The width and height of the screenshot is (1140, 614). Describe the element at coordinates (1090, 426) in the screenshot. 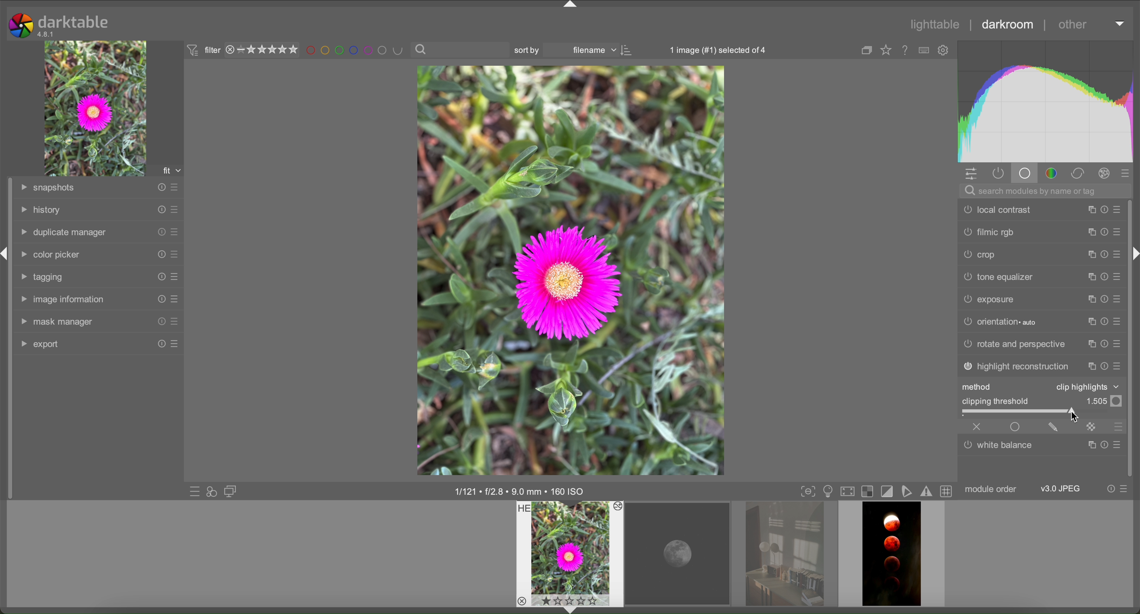

I see `mask` at that location.